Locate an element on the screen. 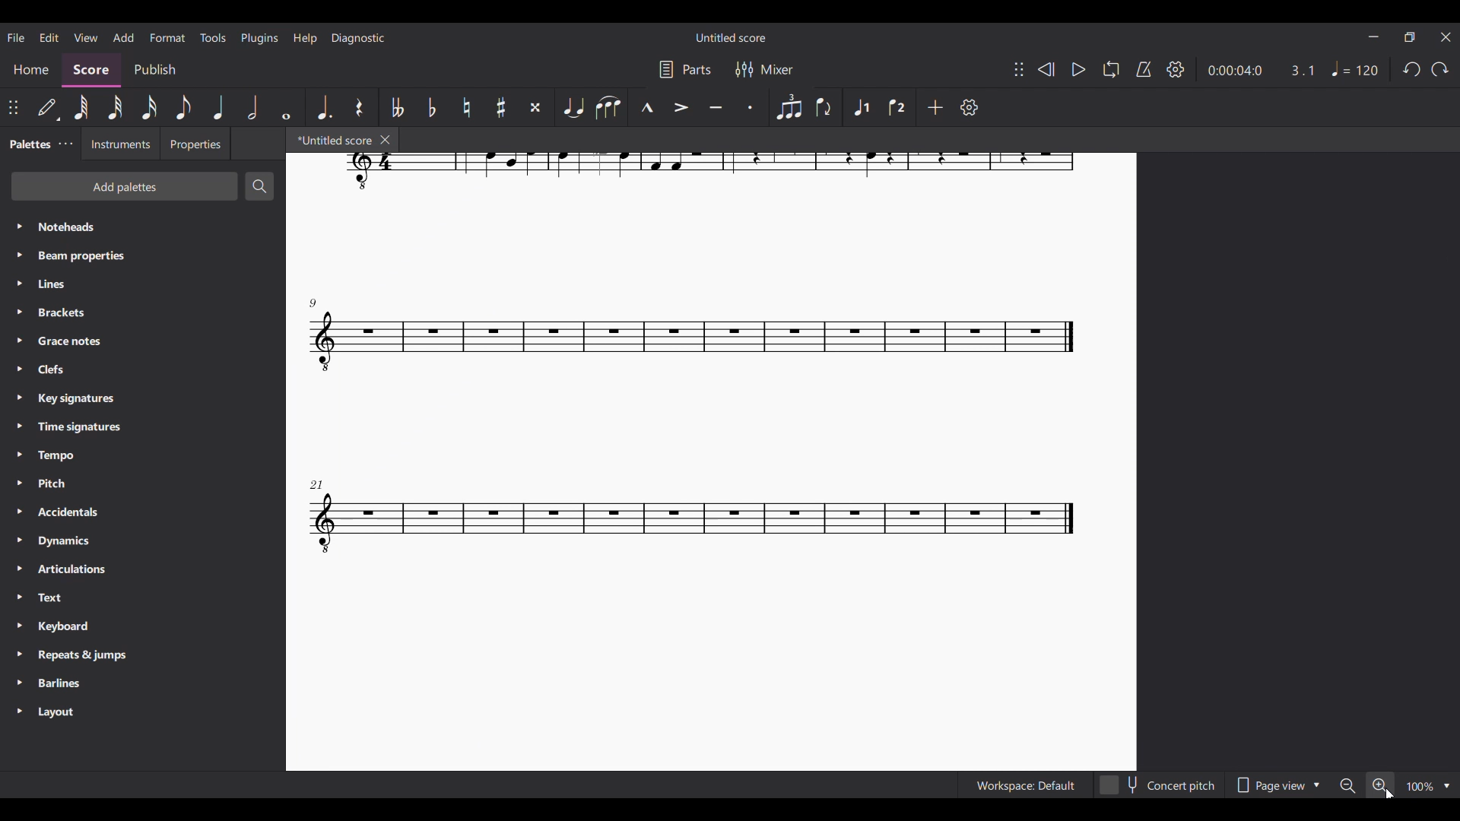 The height and width of the screenshot is (821, 1460). Tenuto is located at coordinates (716, 108).